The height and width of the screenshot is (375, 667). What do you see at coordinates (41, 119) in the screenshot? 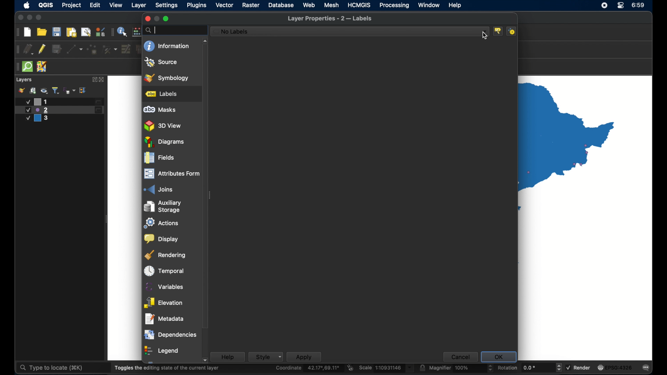
I see `layer  3` at bounding box center [41, 119].